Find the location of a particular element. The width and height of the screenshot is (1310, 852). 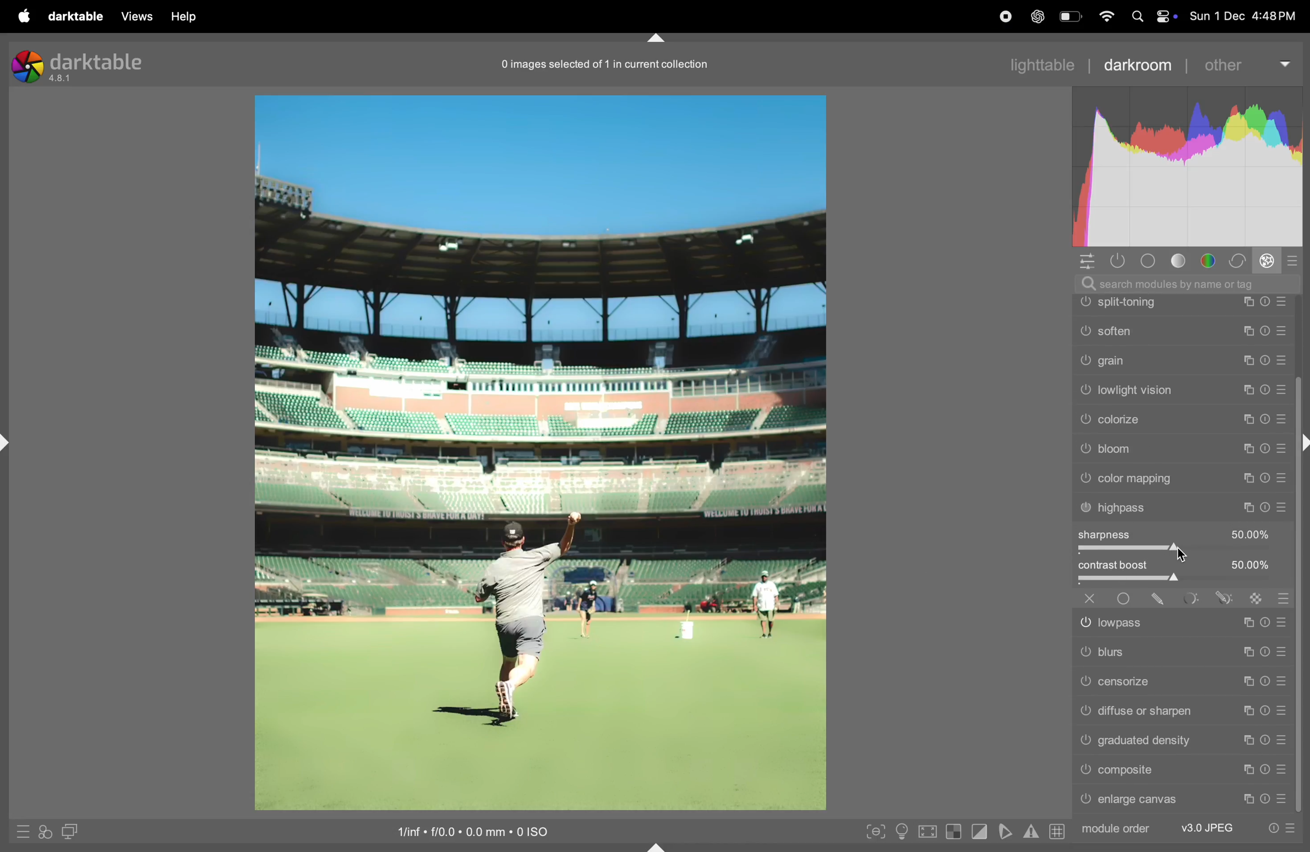

low pass is located at coordinates (1182, 620).